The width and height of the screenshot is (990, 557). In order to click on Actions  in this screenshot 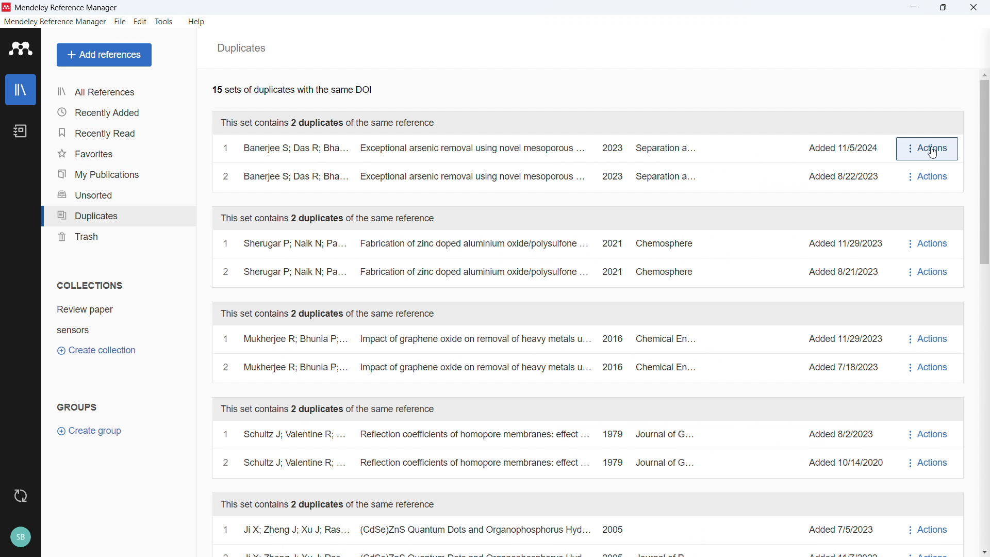, I will do `click(927, 354)`.